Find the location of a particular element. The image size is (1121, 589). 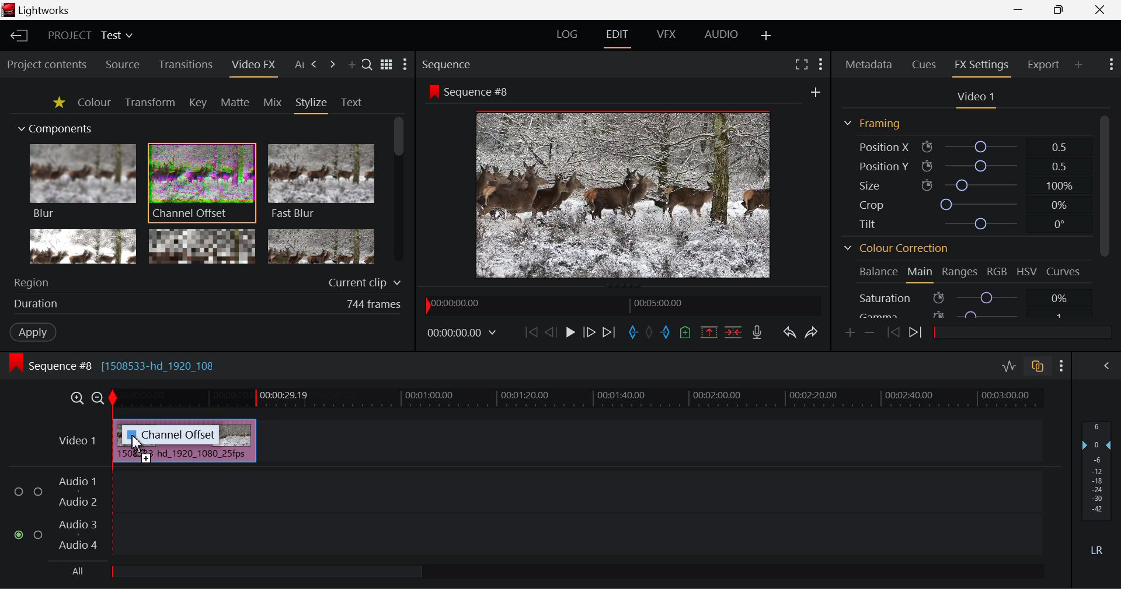

Stylize Tab Open is located at coordinates (311, 105).